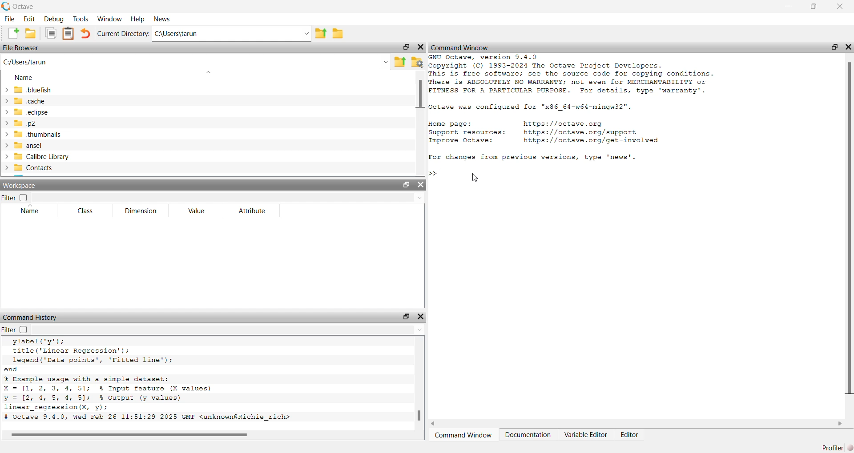  What do you see at coordinates (123, 33) in the screenshot?
I see `current directory` at bounding box center [123, 33].